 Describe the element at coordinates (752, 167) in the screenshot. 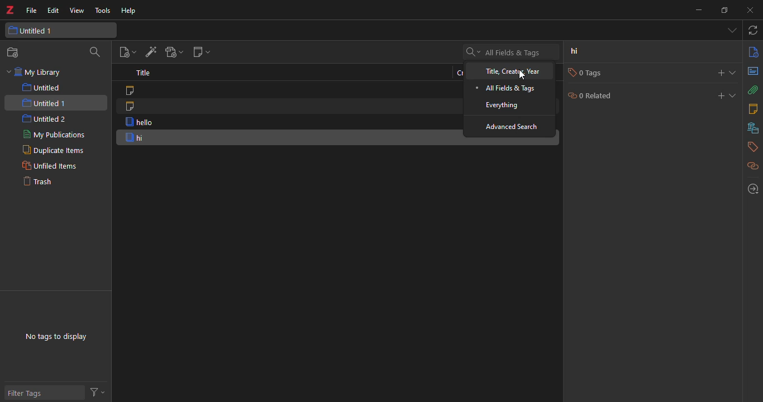

I see `related` at that location.